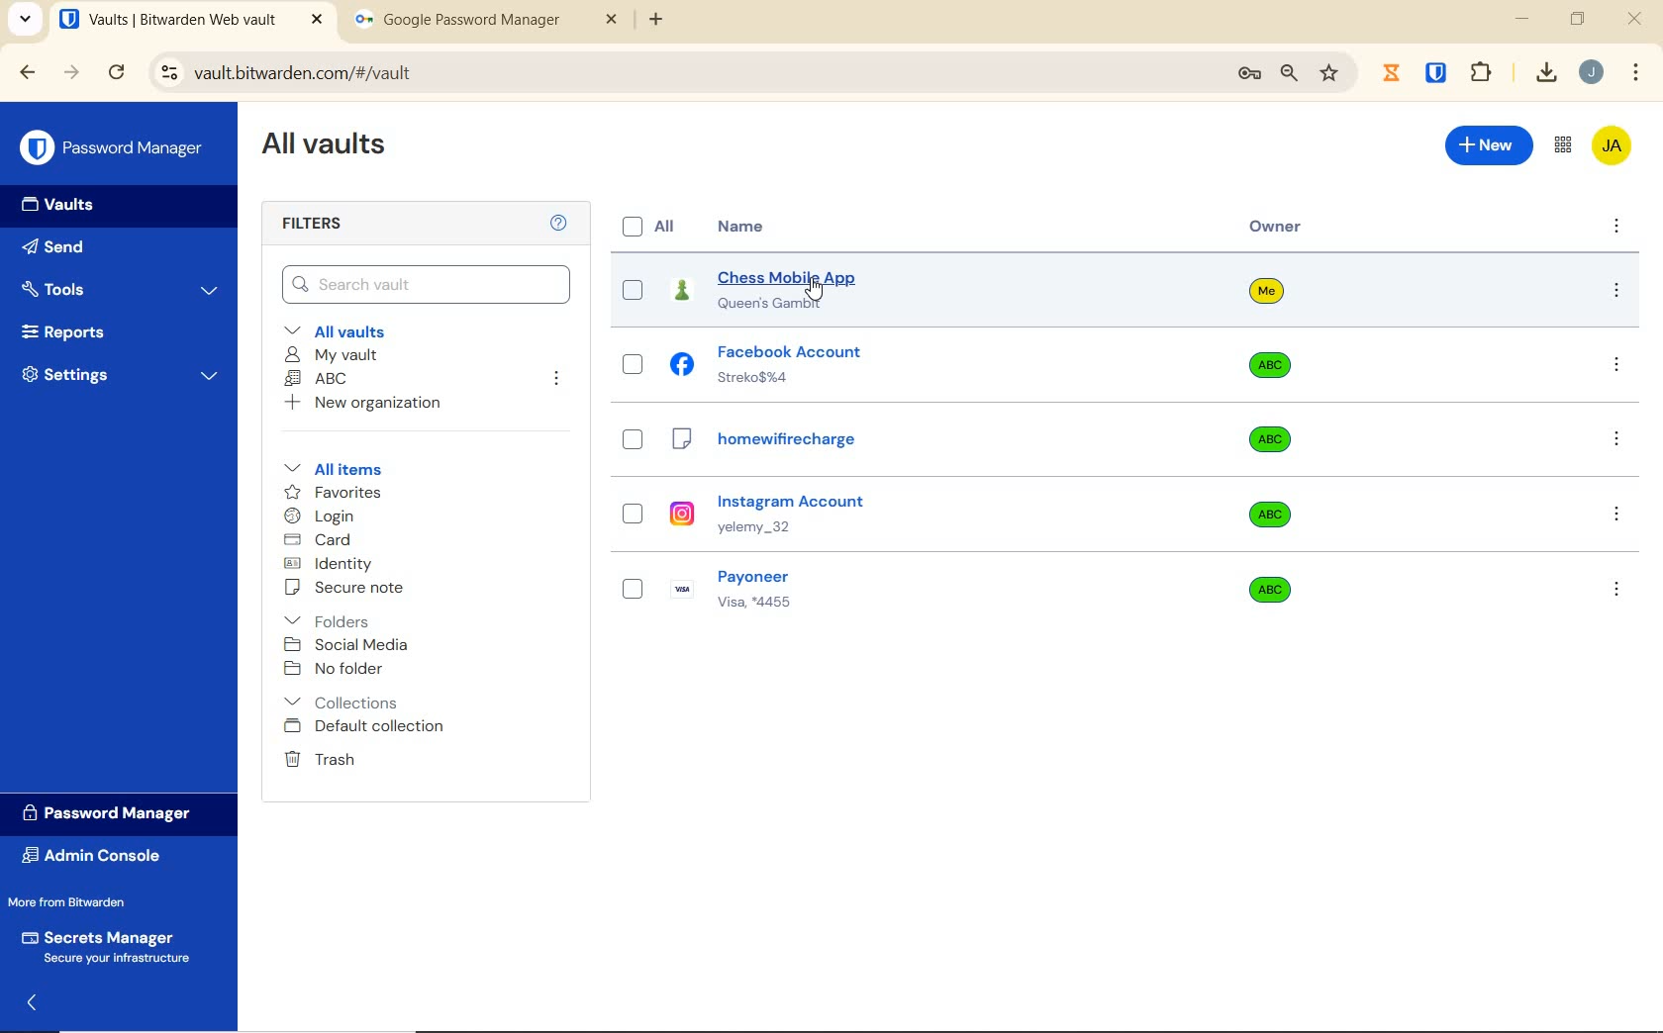  What do you see at coordinates (658, 20) in the screenshot?
I see `new tab` at bounding box center [658, 20].